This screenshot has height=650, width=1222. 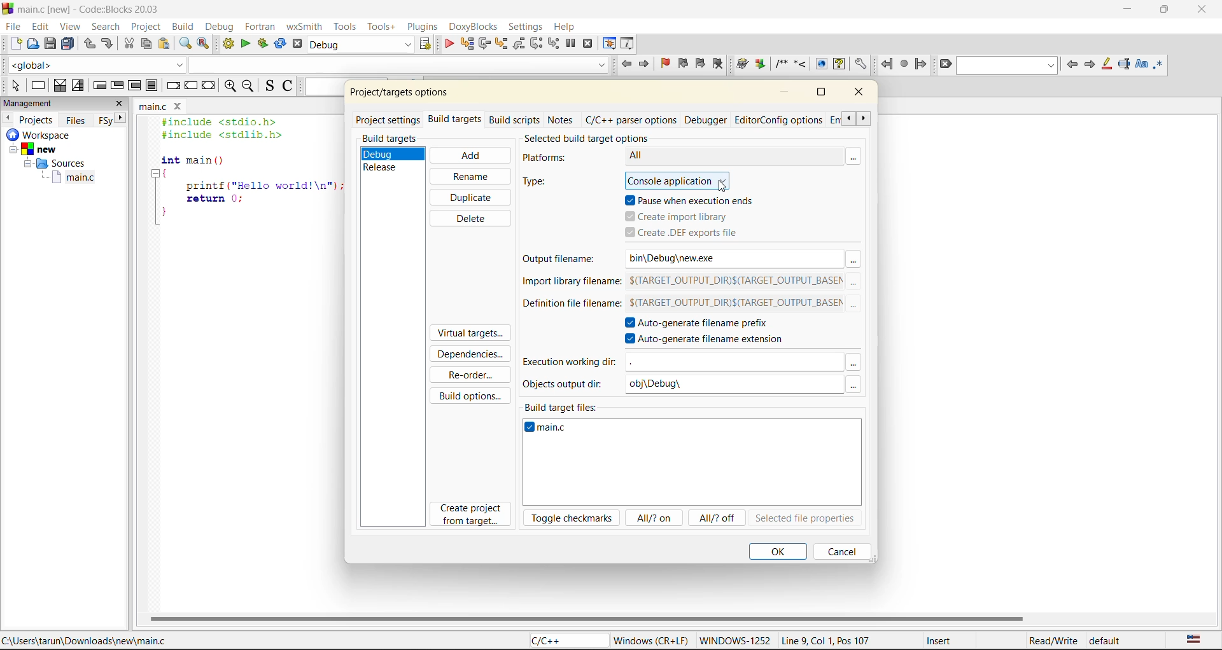 I want to click on all/?off, so click(x=715, y=517).